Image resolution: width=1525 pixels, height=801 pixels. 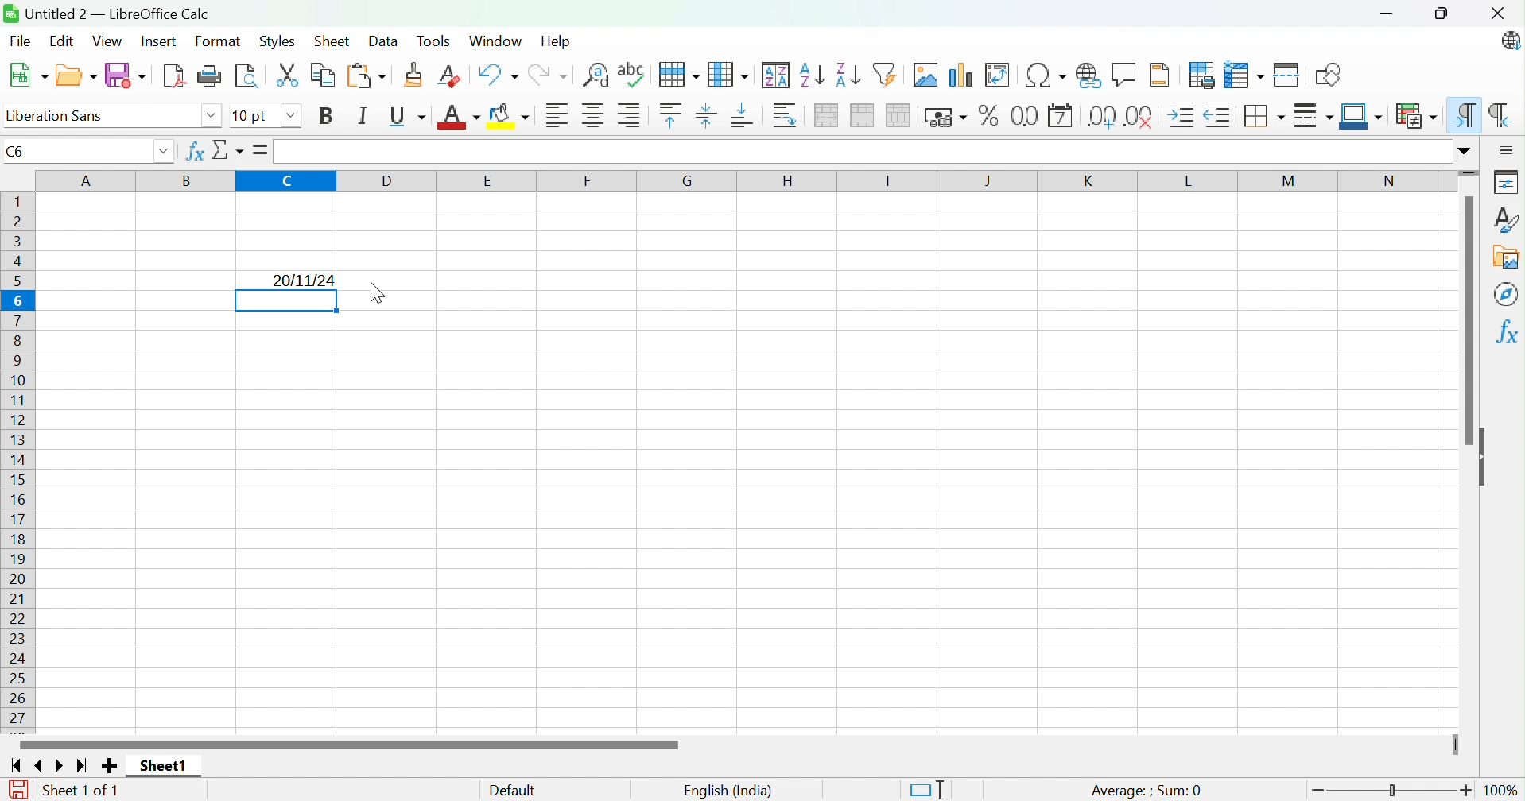 I want to click on Decrease indent, so click(x=1219, y=117).